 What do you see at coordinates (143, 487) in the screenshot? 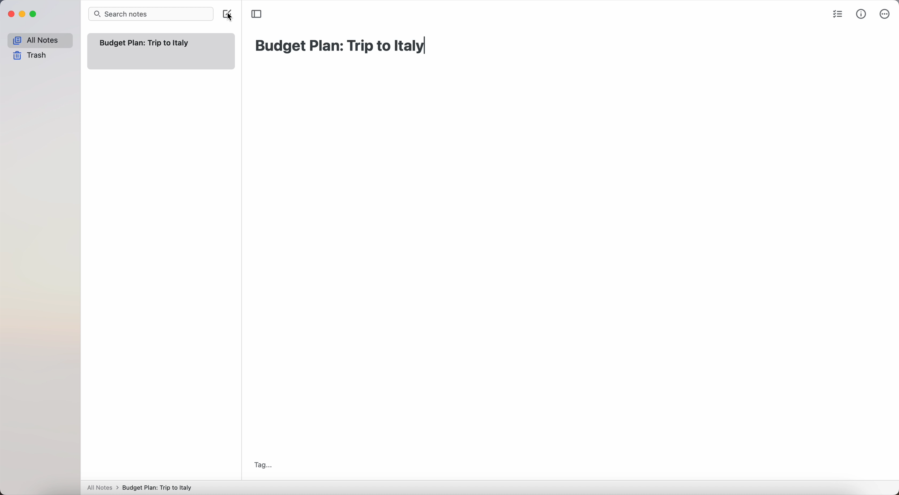
I see `All notes > Budget Plan: Trip to Italy` at bounding box center [143, 487].